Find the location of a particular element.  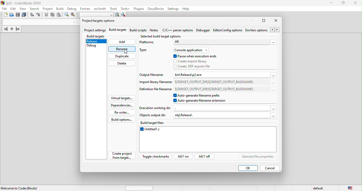

plugins is located at coordinates (138, 9).